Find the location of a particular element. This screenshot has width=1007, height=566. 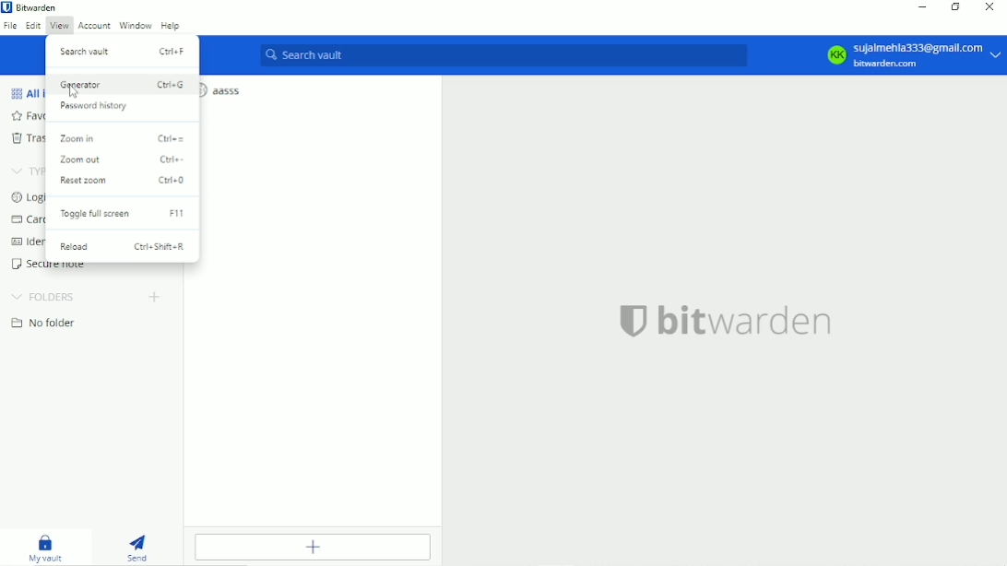

Edit is located at coordinates (33, 25).